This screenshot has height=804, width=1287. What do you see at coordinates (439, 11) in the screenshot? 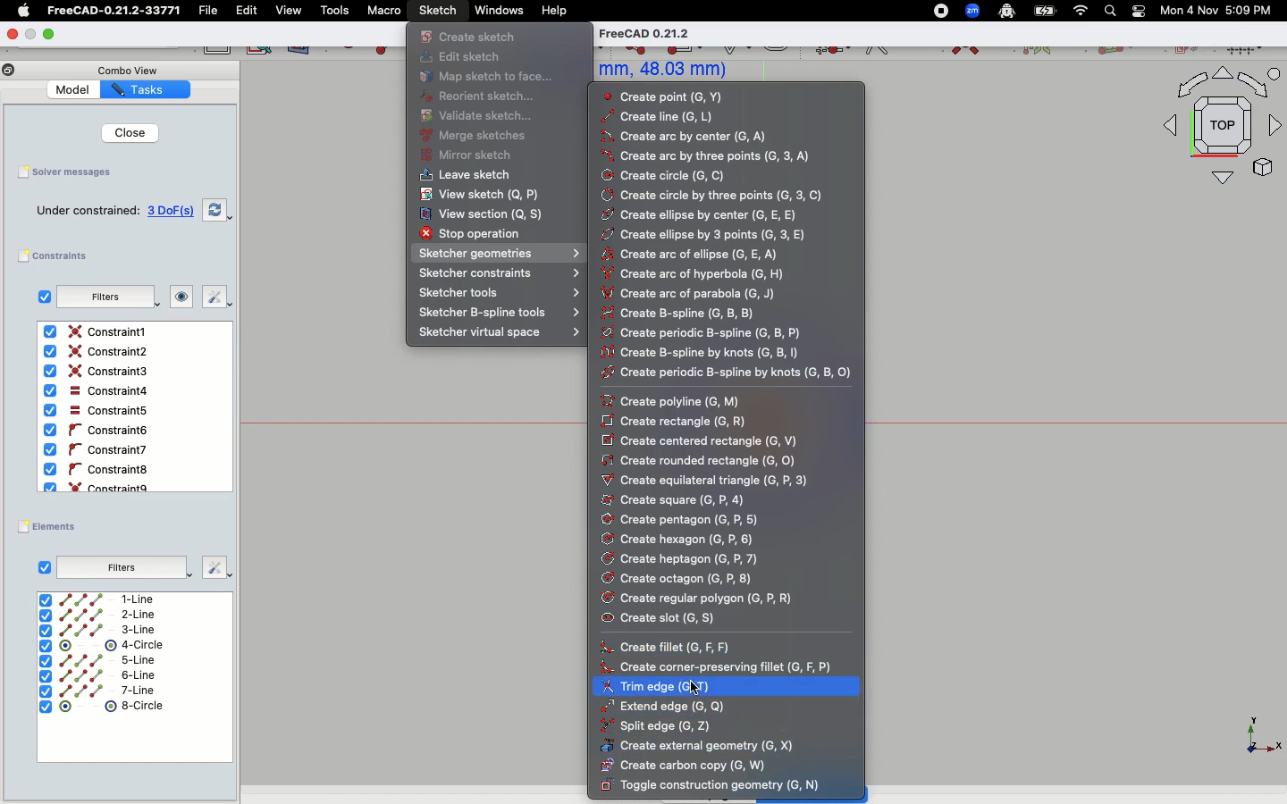
I see `Sketch` at bounding box center [439, 11].